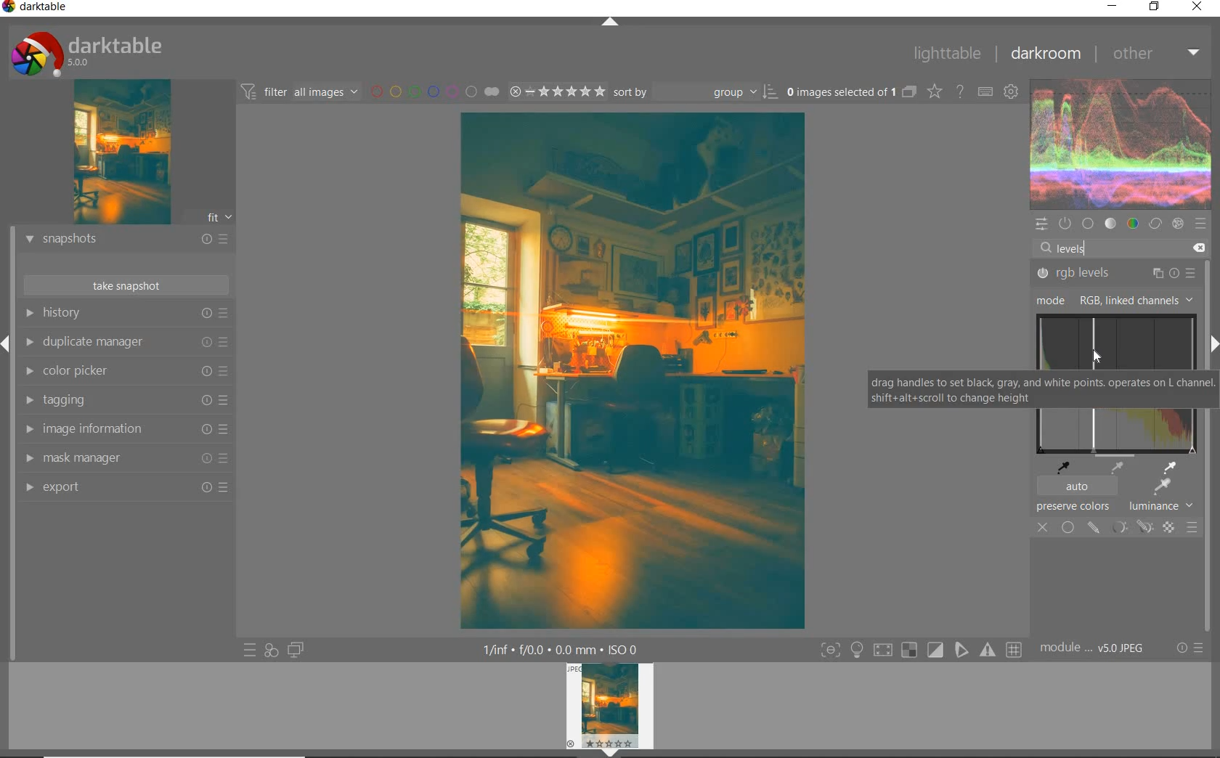  What do you see at coordinates (125, 458) in the screenshot?
I see `mask manager` at bounding box center [125, 458].